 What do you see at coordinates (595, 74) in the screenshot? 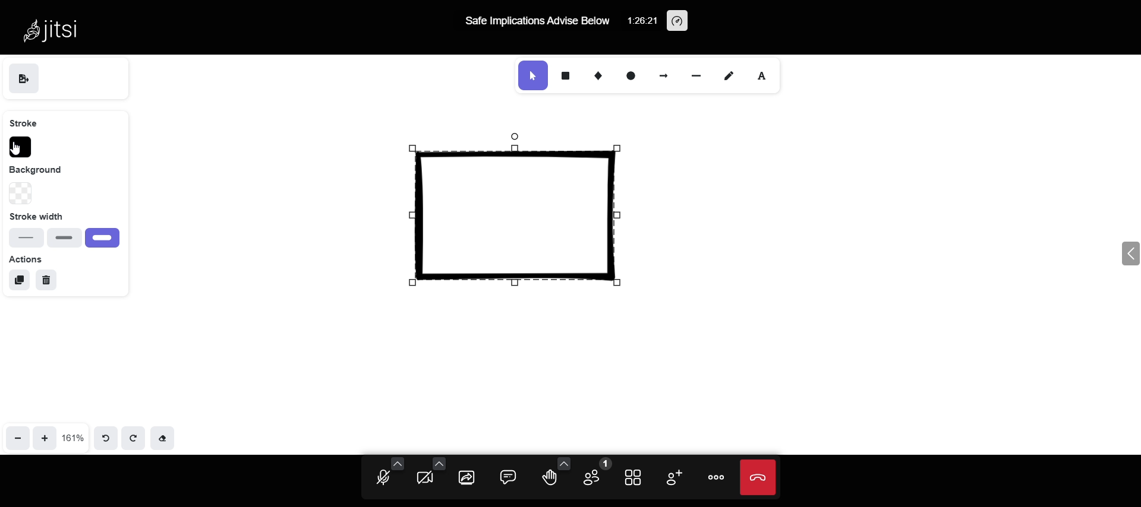
I see `diamond` at bounding box center [595, 74].